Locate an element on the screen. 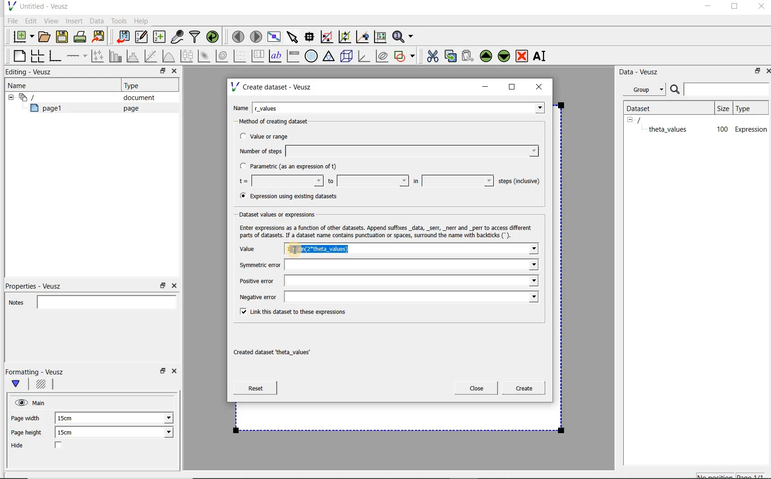  Create is located at coordinates (521, 390).